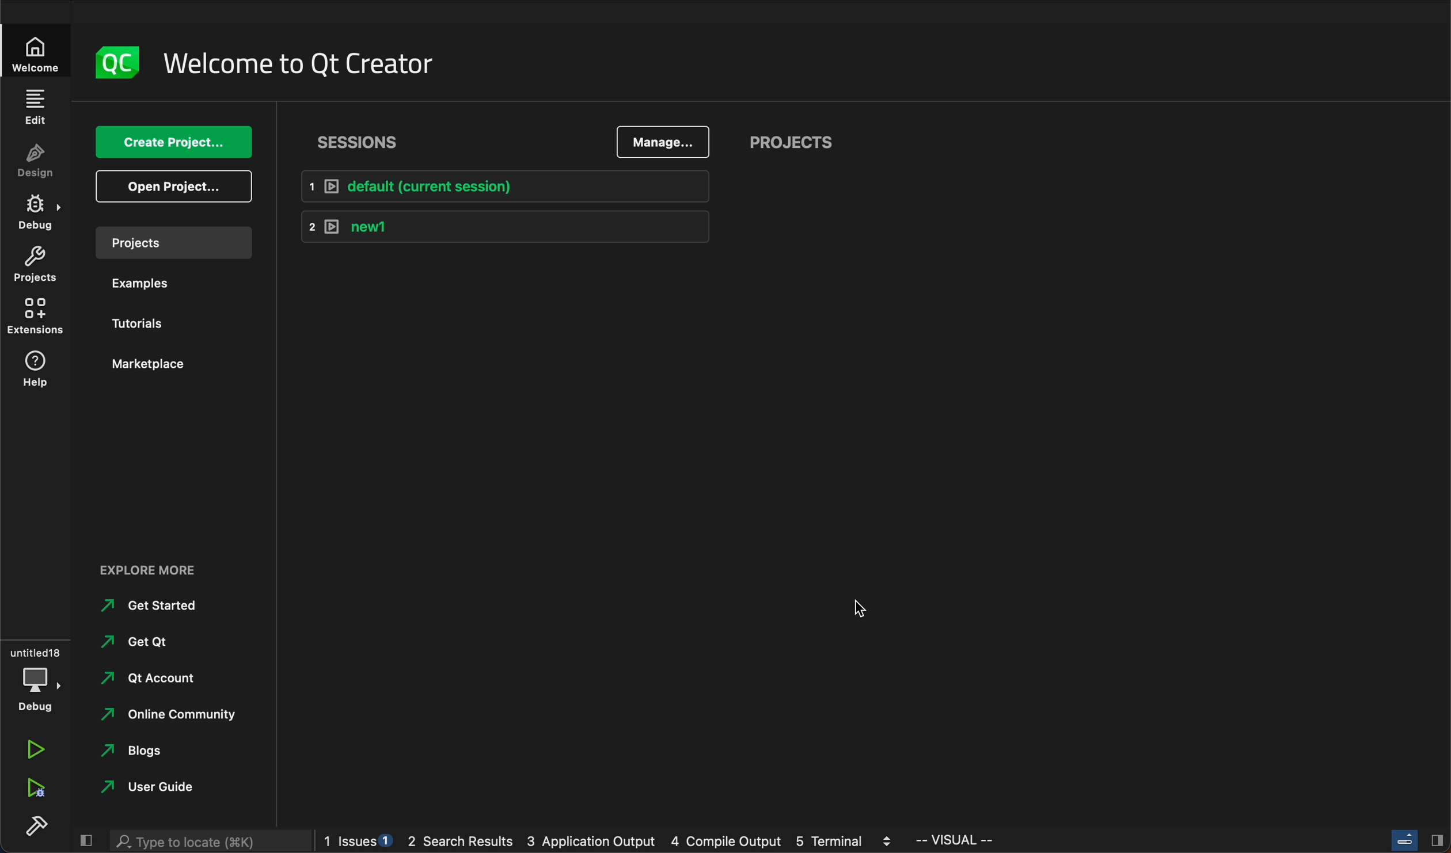 The width and height of the screenshot is (1451, 853). I want to click on explore, so click(157, 569).